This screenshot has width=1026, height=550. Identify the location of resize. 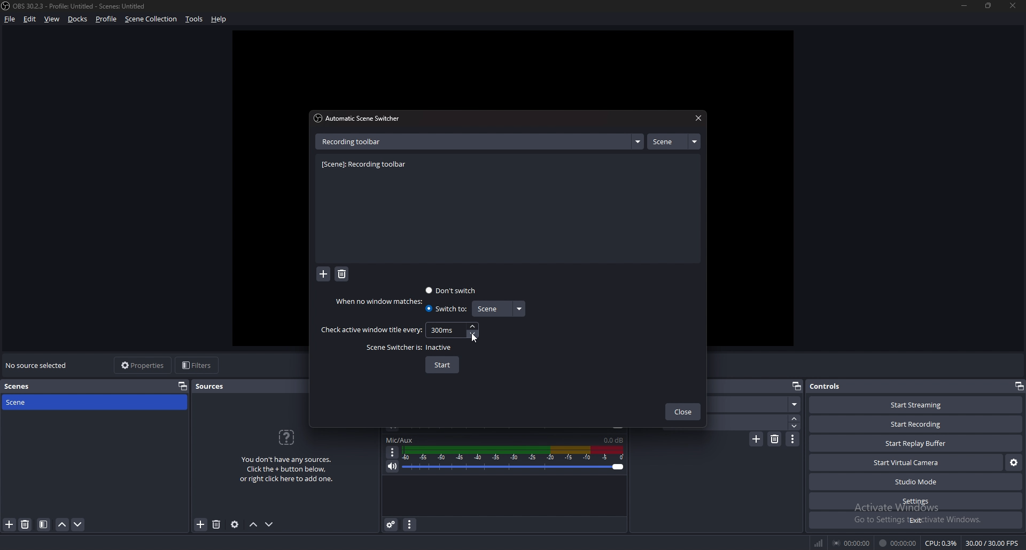
(990, 5).